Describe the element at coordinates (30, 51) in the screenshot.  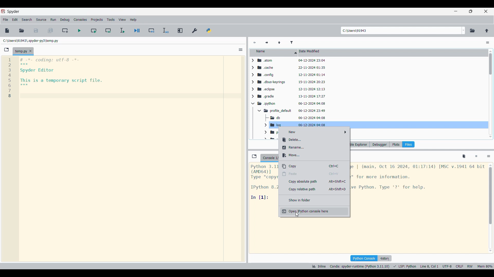
I see `Close tab` at that location.